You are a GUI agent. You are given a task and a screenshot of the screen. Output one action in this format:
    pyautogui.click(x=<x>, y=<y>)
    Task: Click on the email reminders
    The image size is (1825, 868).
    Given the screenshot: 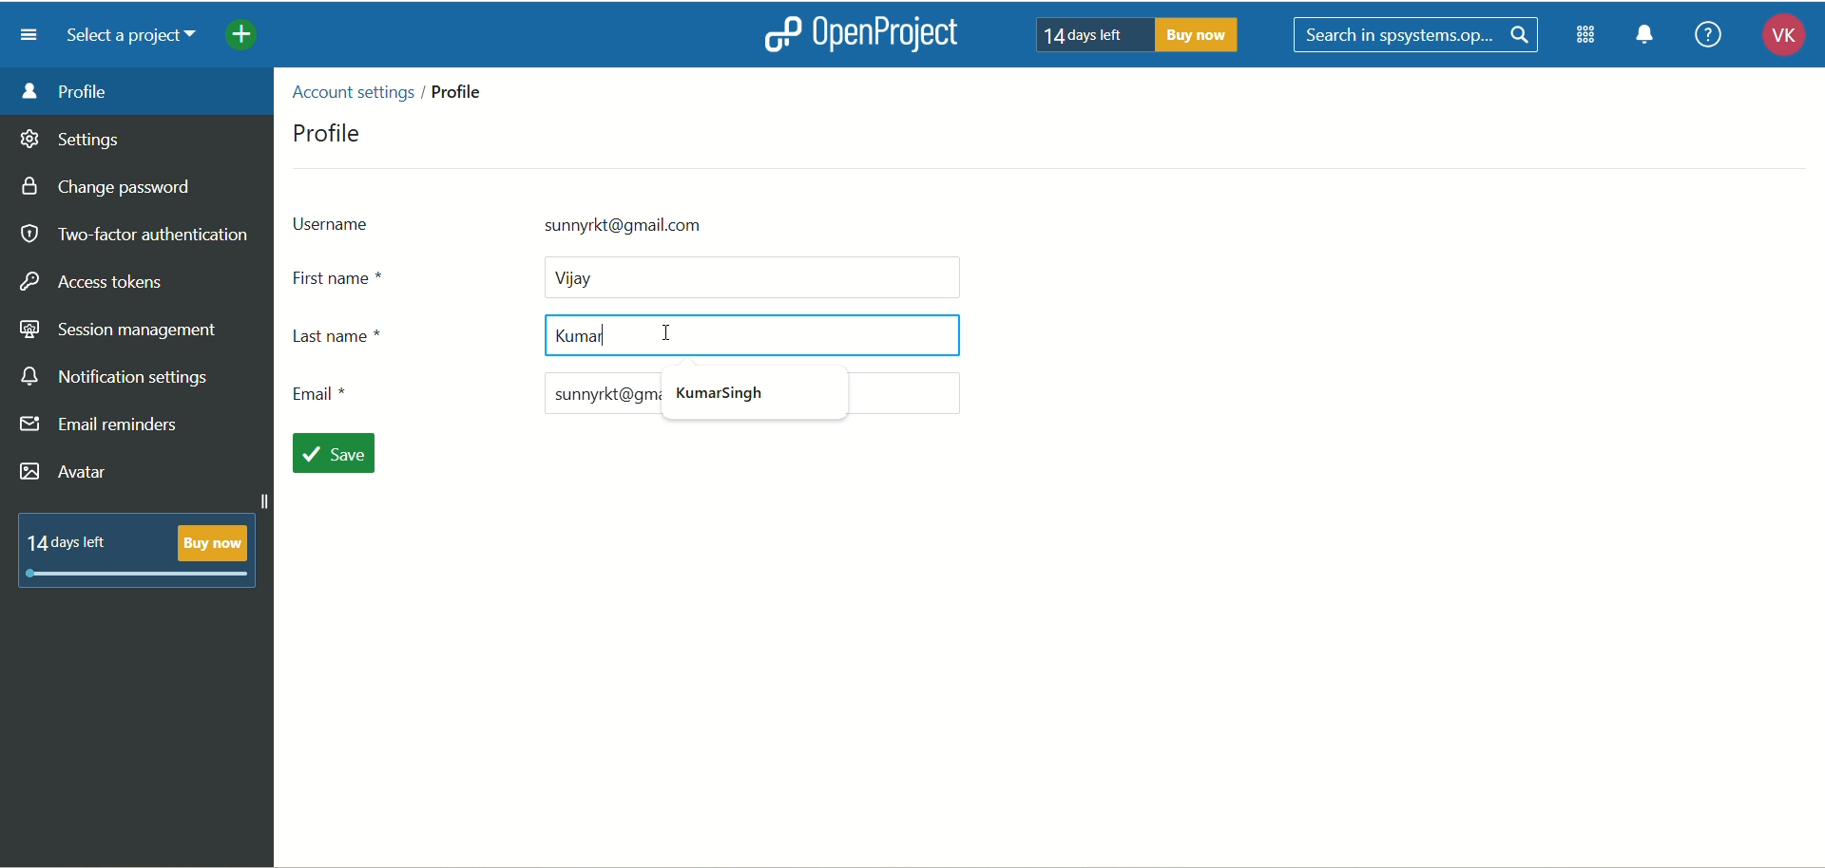 What is the action you would take?
    pyautogui.click(x=102, y=428)
    